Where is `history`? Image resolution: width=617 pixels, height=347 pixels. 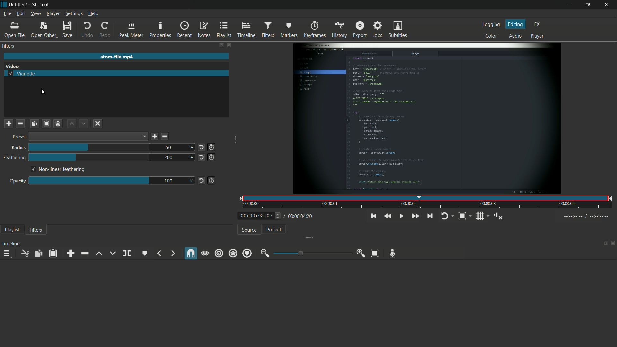 history is located at coordinates (340, 30).